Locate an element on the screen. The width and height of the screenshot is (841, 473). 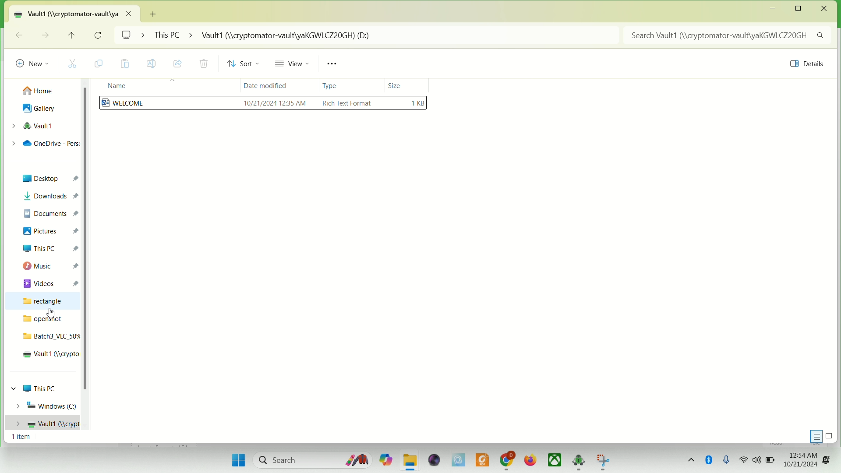
screen > is located at coordinates (132, 36).